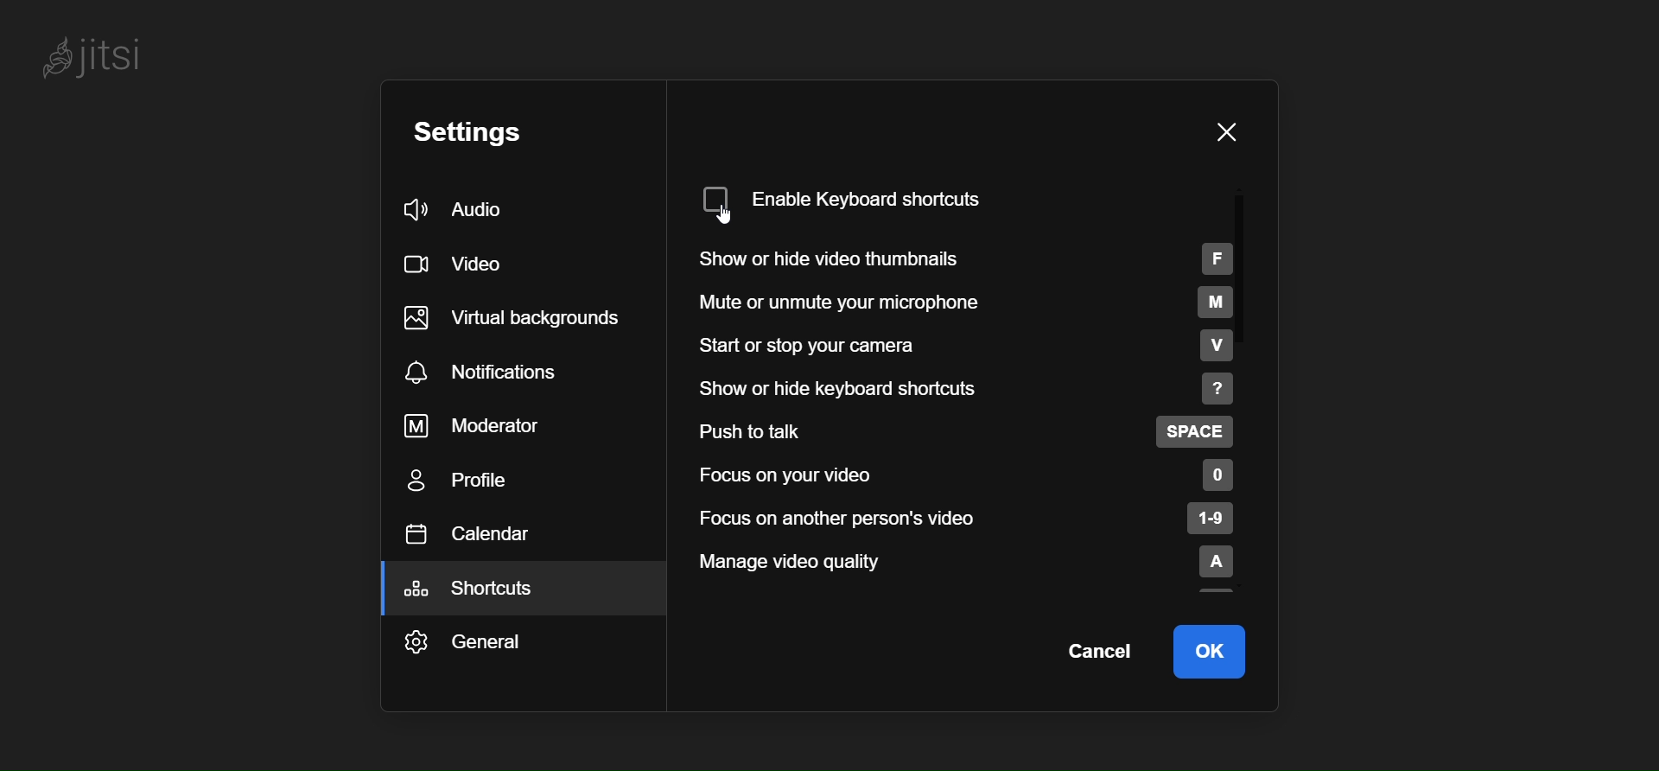 Image resolution: width=1659 pixels, height=771 pixels. Describe the element at coordinates (453, 204) in the screenshot. I see `audio` at that location.